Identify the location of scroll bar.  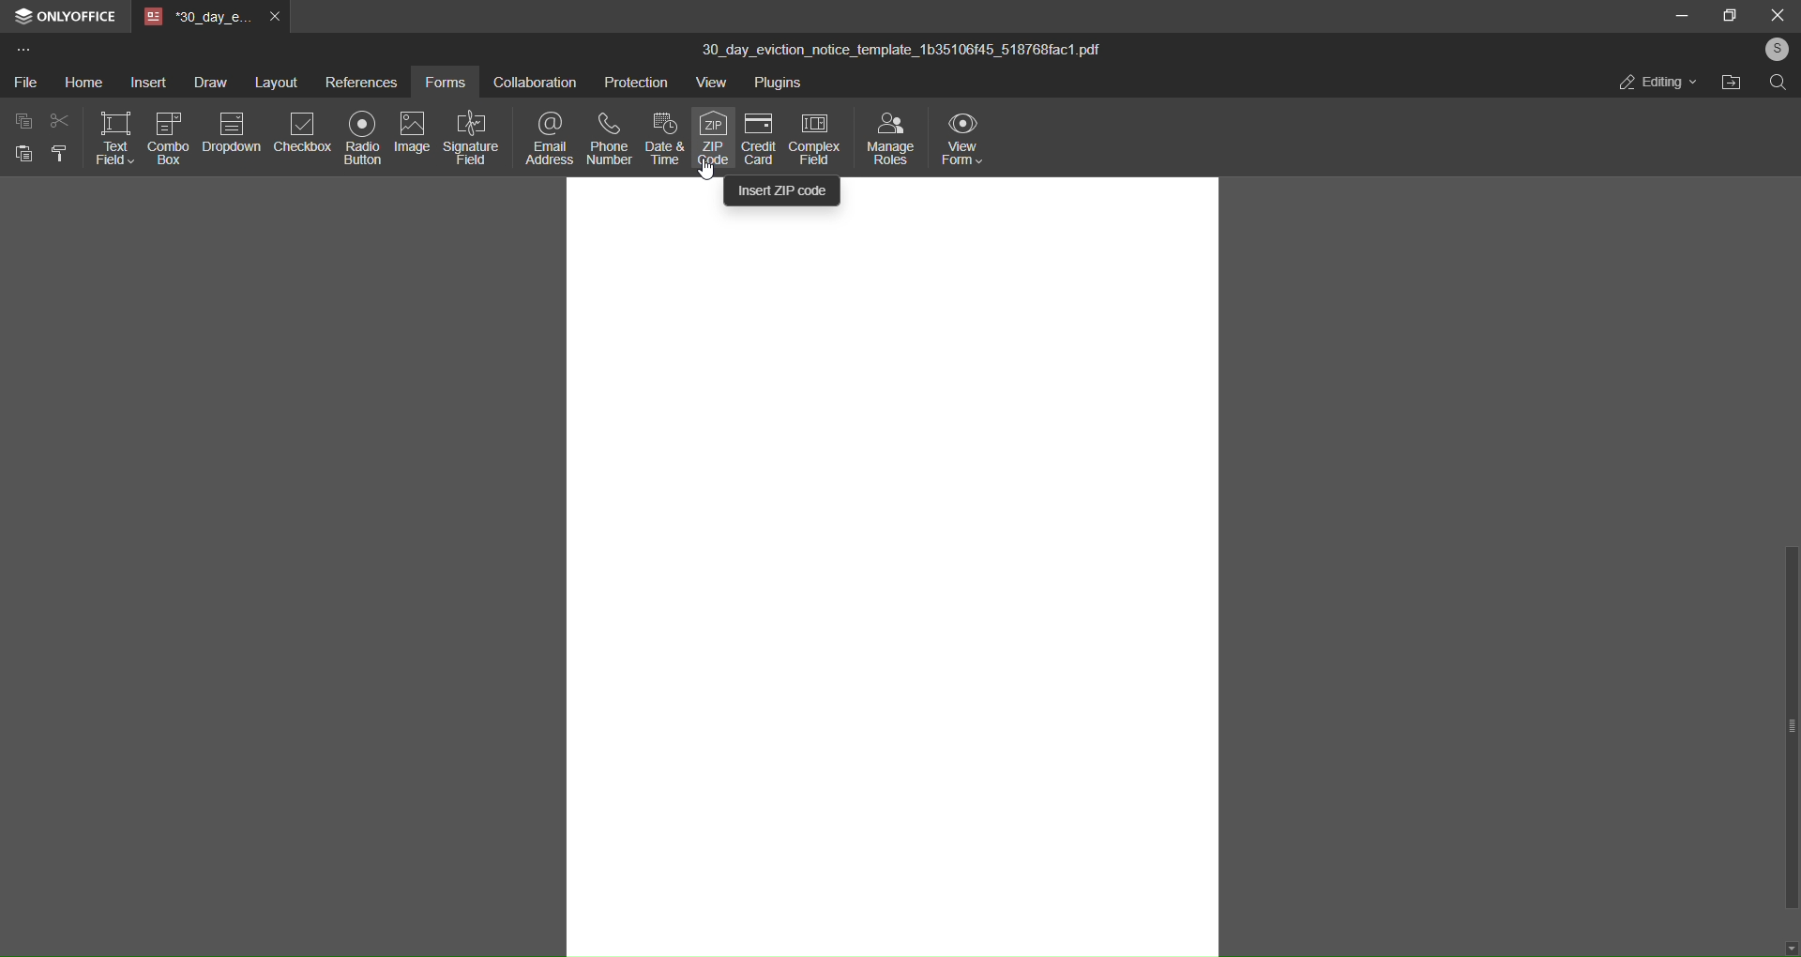
(1797, 569).